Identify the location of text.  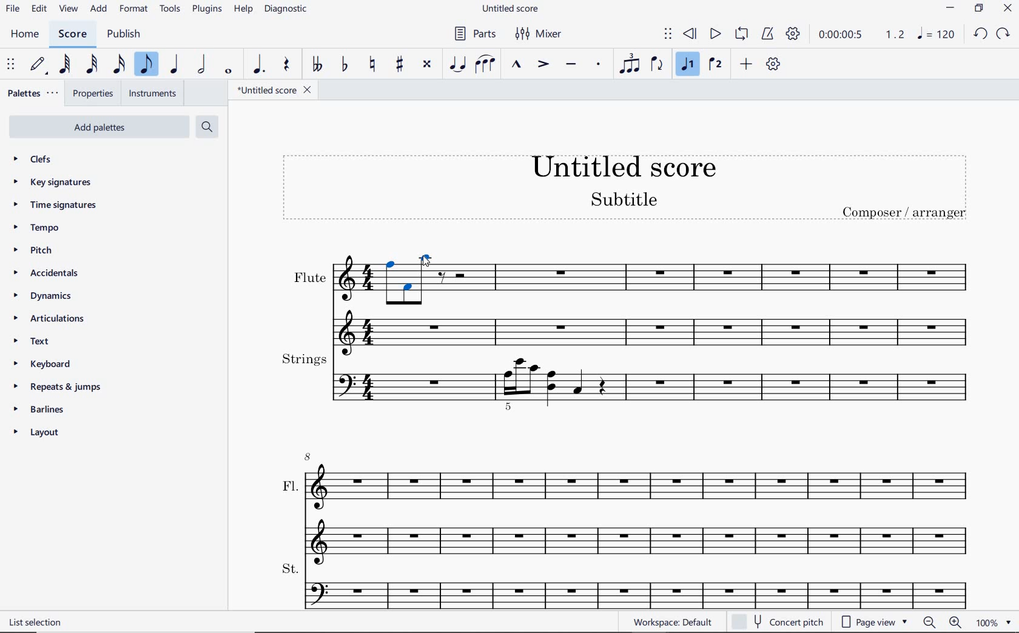
(38, 343).